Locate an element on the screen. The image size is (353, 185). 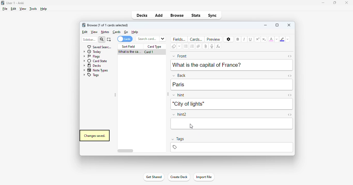
browse is located at coordinates (177, 15).